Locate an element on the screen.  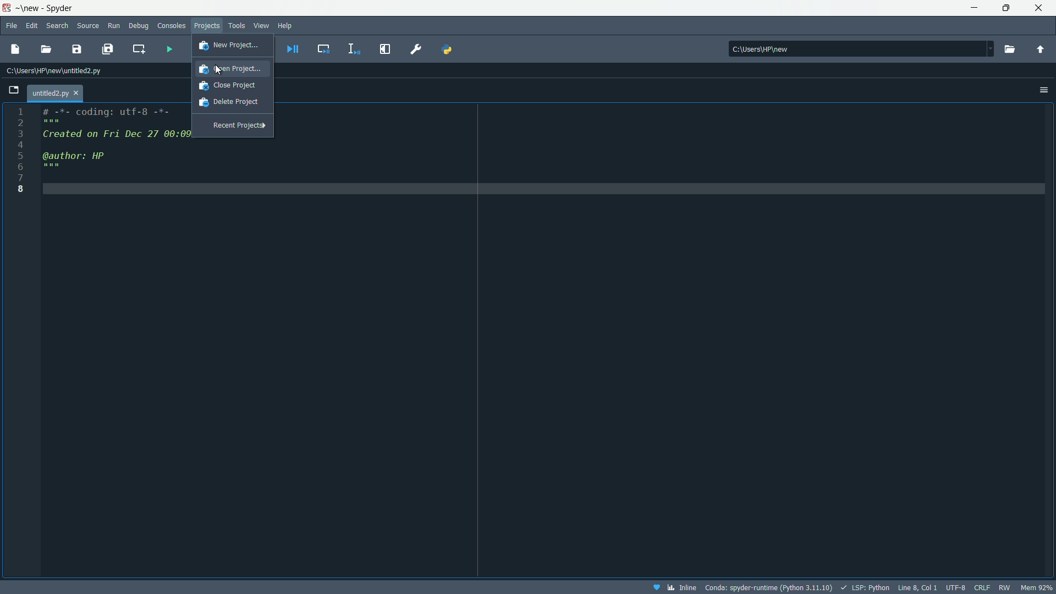
minimize is located at coordinates (973, 7).